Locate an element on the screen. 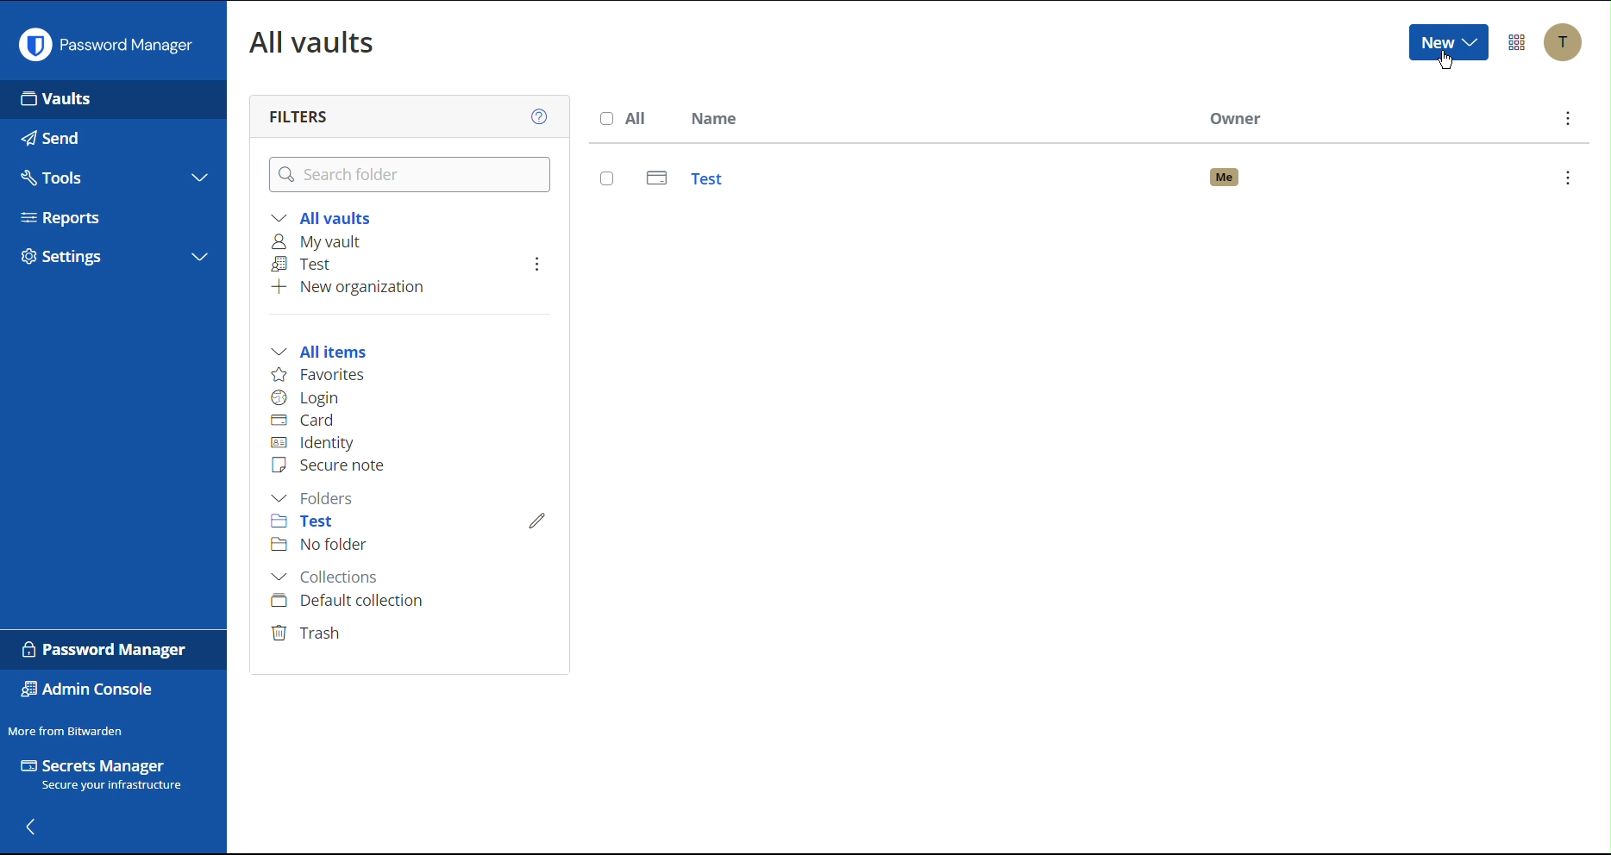  select entry is located at coordinates (606, 178).